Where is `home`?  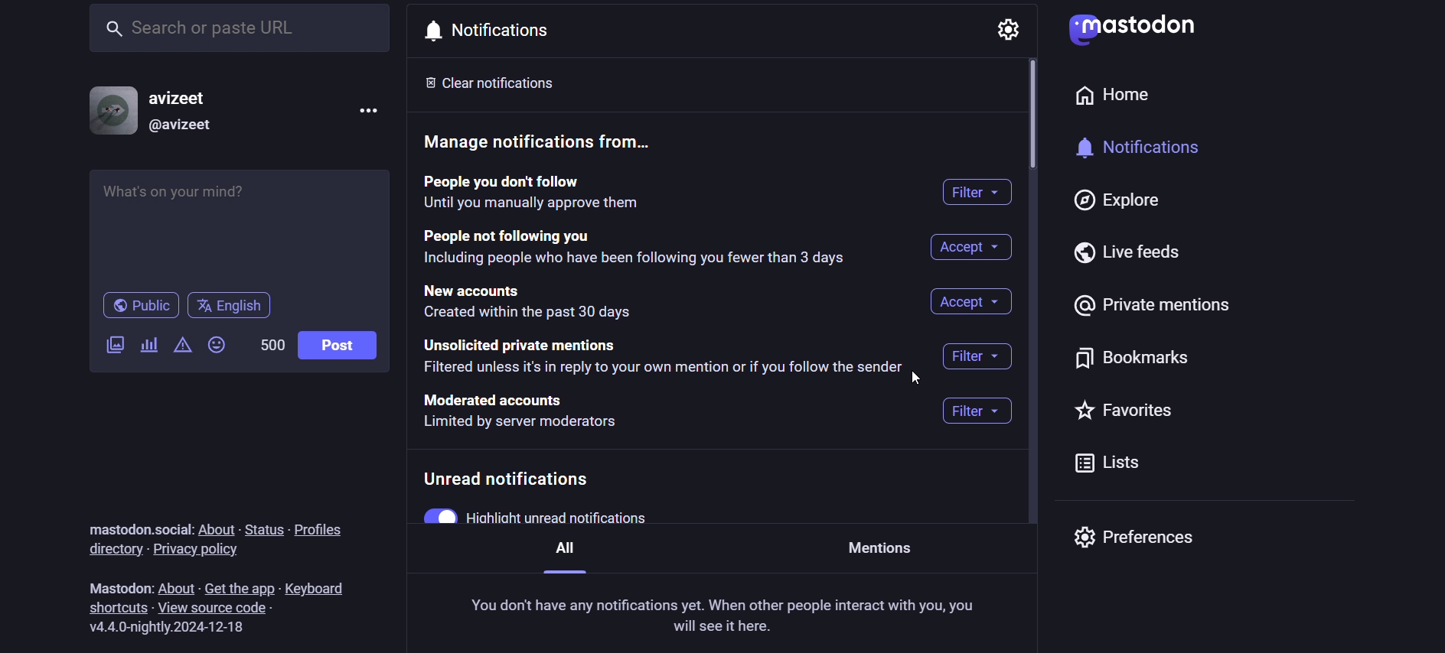 home is located at coordinates (1111, 100).